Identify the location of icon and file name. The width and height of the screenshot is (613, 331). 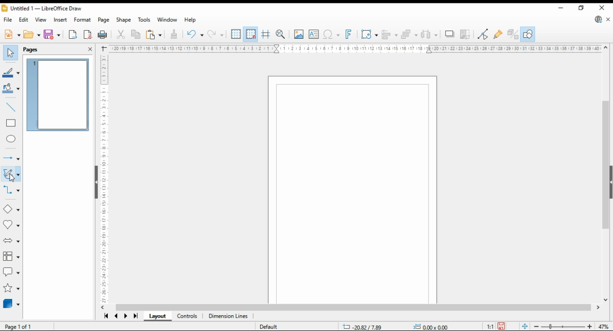
(42, 8).